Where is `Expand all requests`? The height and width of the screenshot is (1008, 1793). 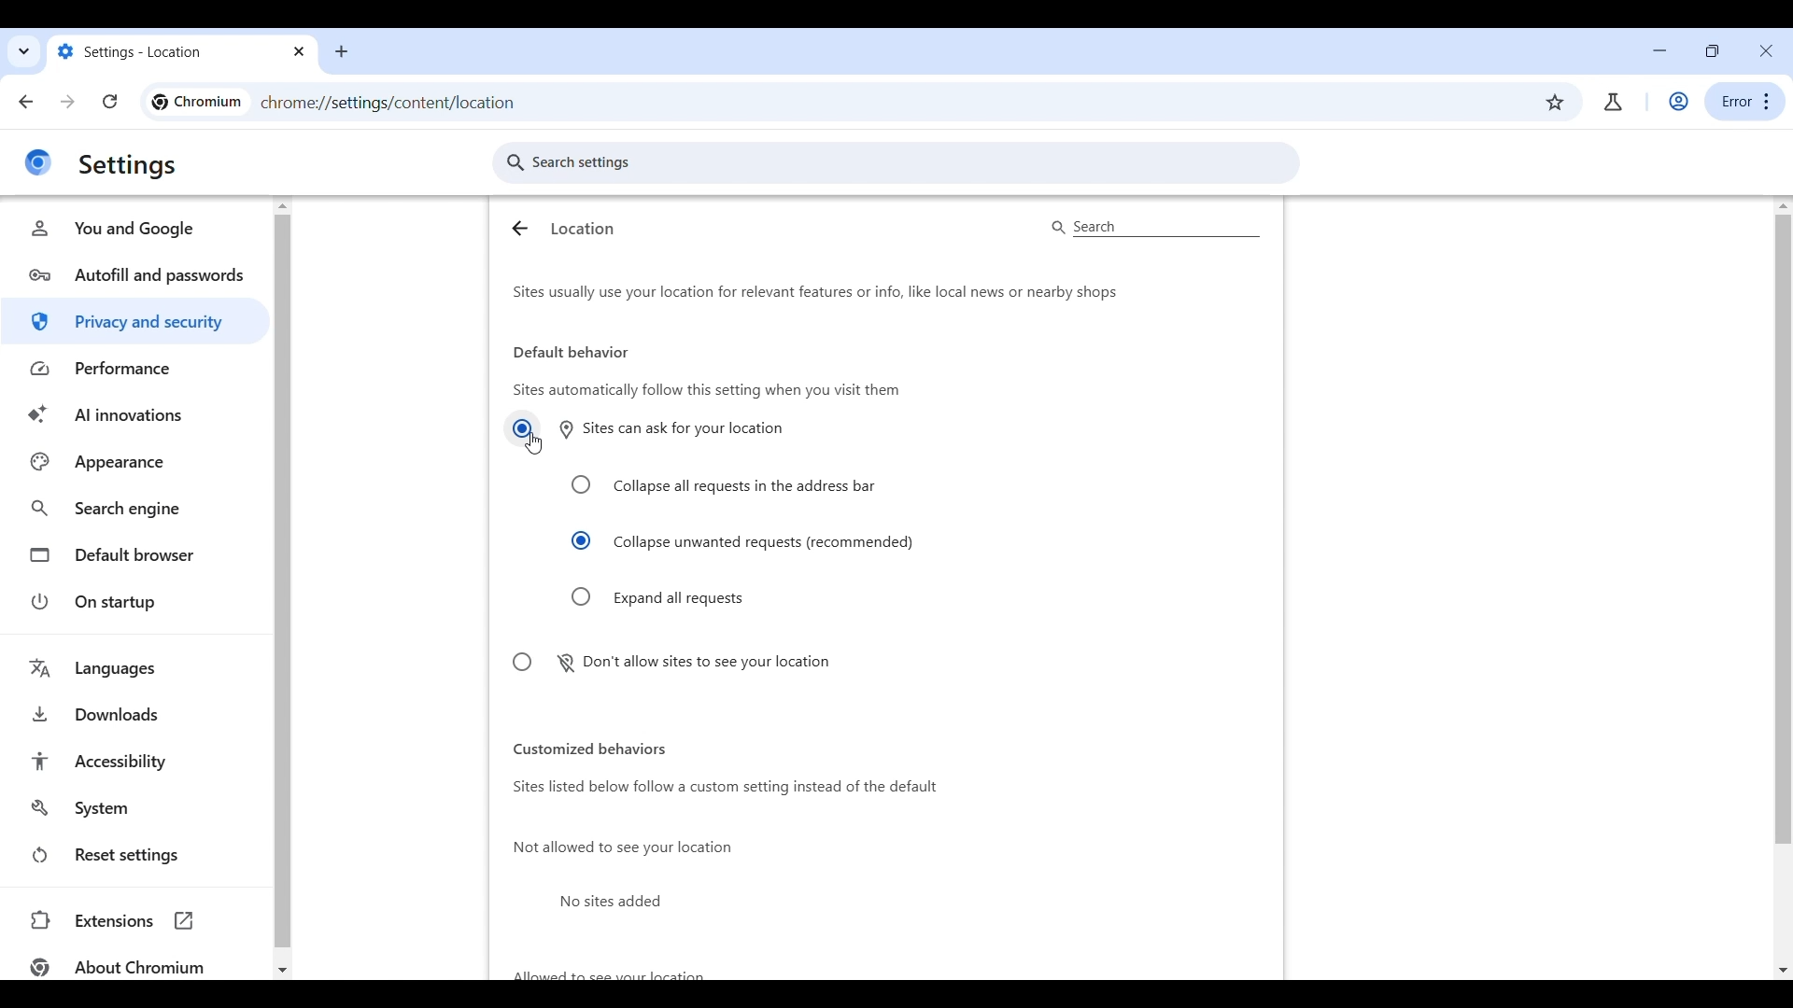
Expand all requests is located at coordinates (659, 597).